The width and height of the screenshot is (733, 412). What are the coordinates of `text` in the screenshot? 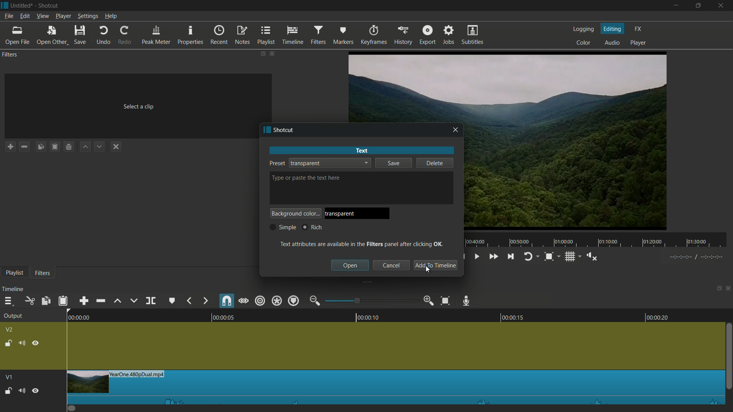 It's located at (361, 150).